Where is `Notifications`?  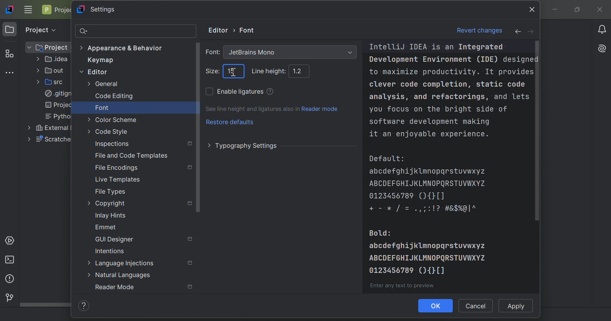 Notifications is located at coordinates (603, 29).